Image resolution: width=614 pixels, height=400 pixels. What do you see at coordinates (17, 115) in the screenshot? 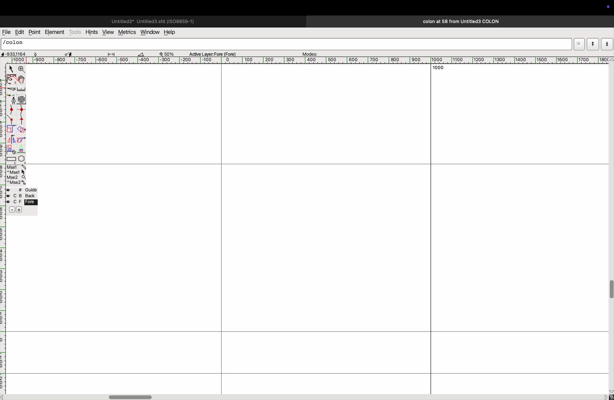
I see `spline` at bounding box center [17, 115].